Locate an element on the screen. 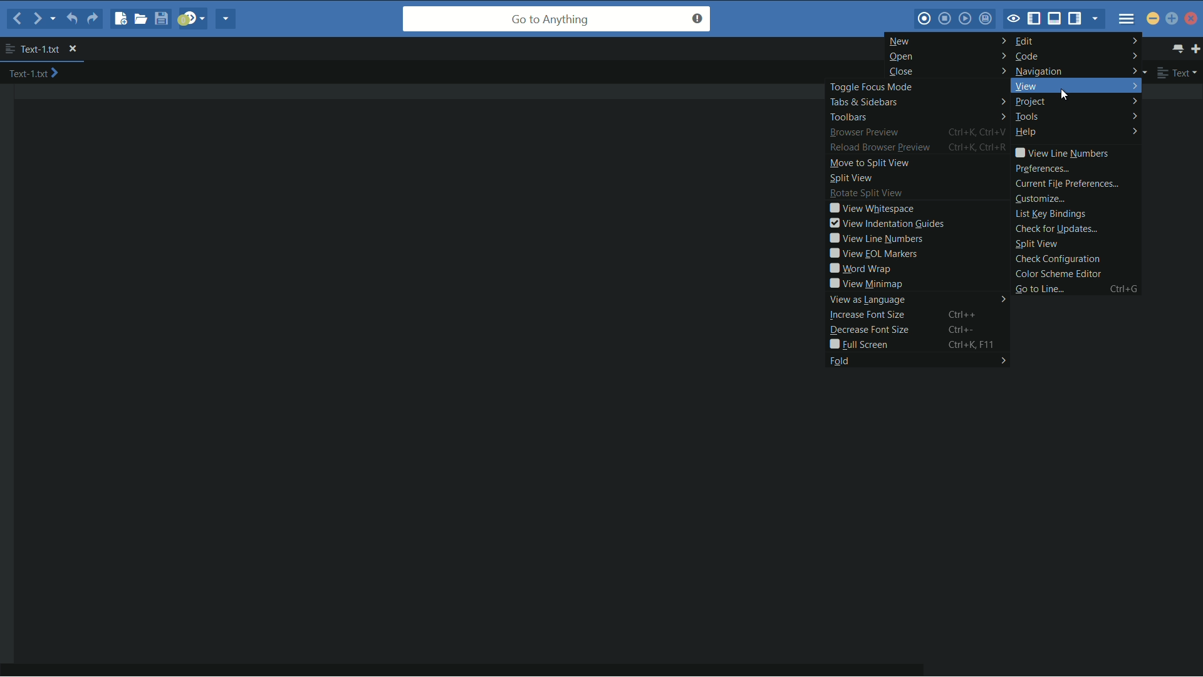 The image size is (1203, 677). maximize is located at coordinates (1172, 19).